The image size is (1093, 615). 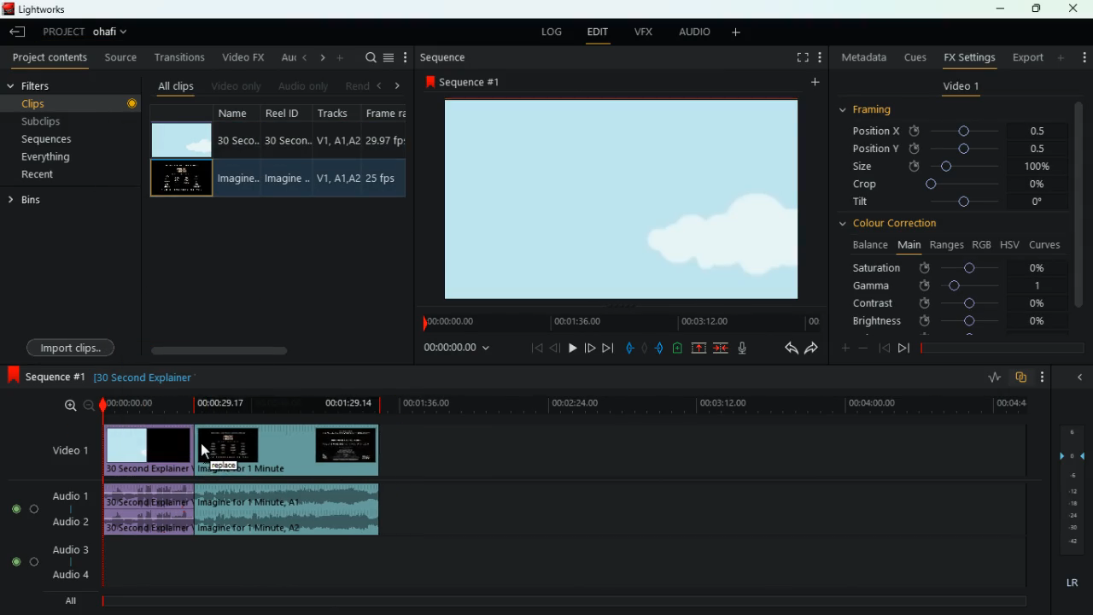 What do you see at coordinates (67, 452) in the screenshot?
I see `video 1` at bounding box center [67, 452].